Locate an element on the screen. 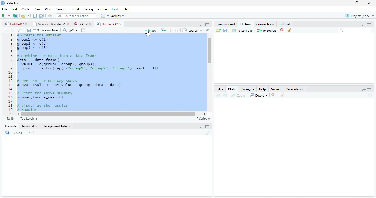  Profile is located at coordinates (102, 9).